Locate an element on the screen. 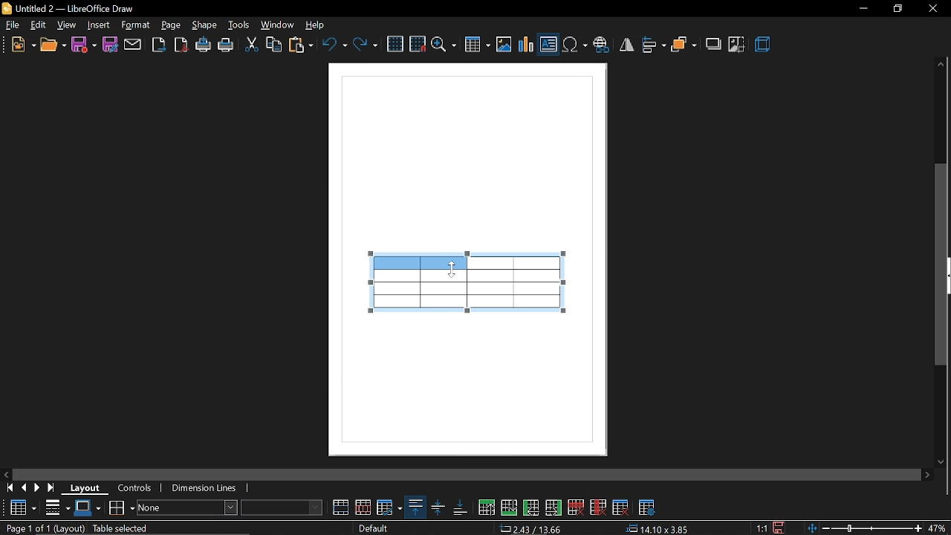 Image resolution: width=951 pixels, height=535 pixels. align top is located at coordinates (415, 507).